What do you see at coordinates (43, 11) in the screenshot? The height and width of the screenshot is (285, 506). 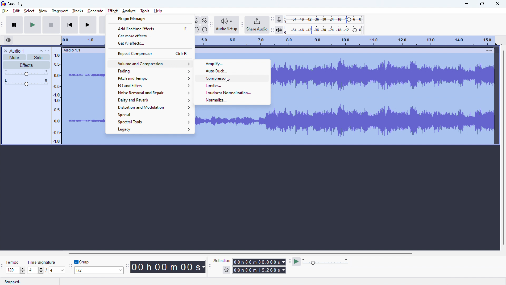 I see `view` at bounding box center [43, 11].